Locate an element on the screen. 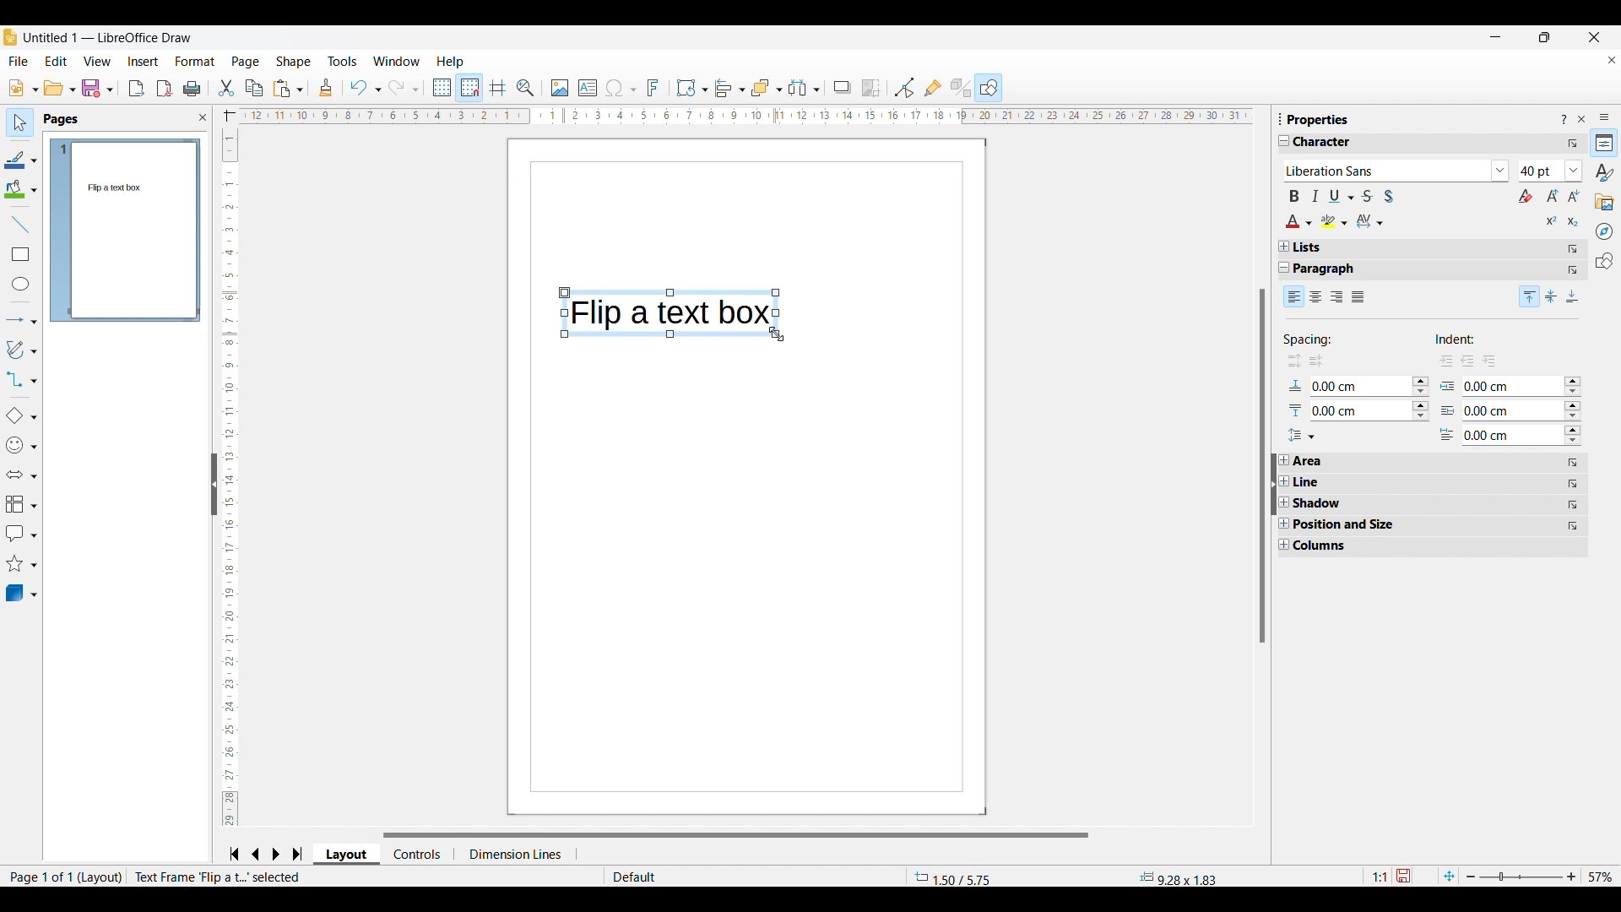 Image resolution: width=1621 pixels, height=912 pixels. Basic shape options is located at coordinates (21, 415).